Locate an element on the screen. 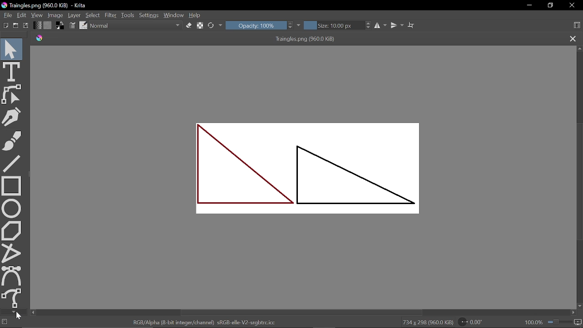 This screenshot has width=583, height=328. move left is located at coordinates (33, 313).